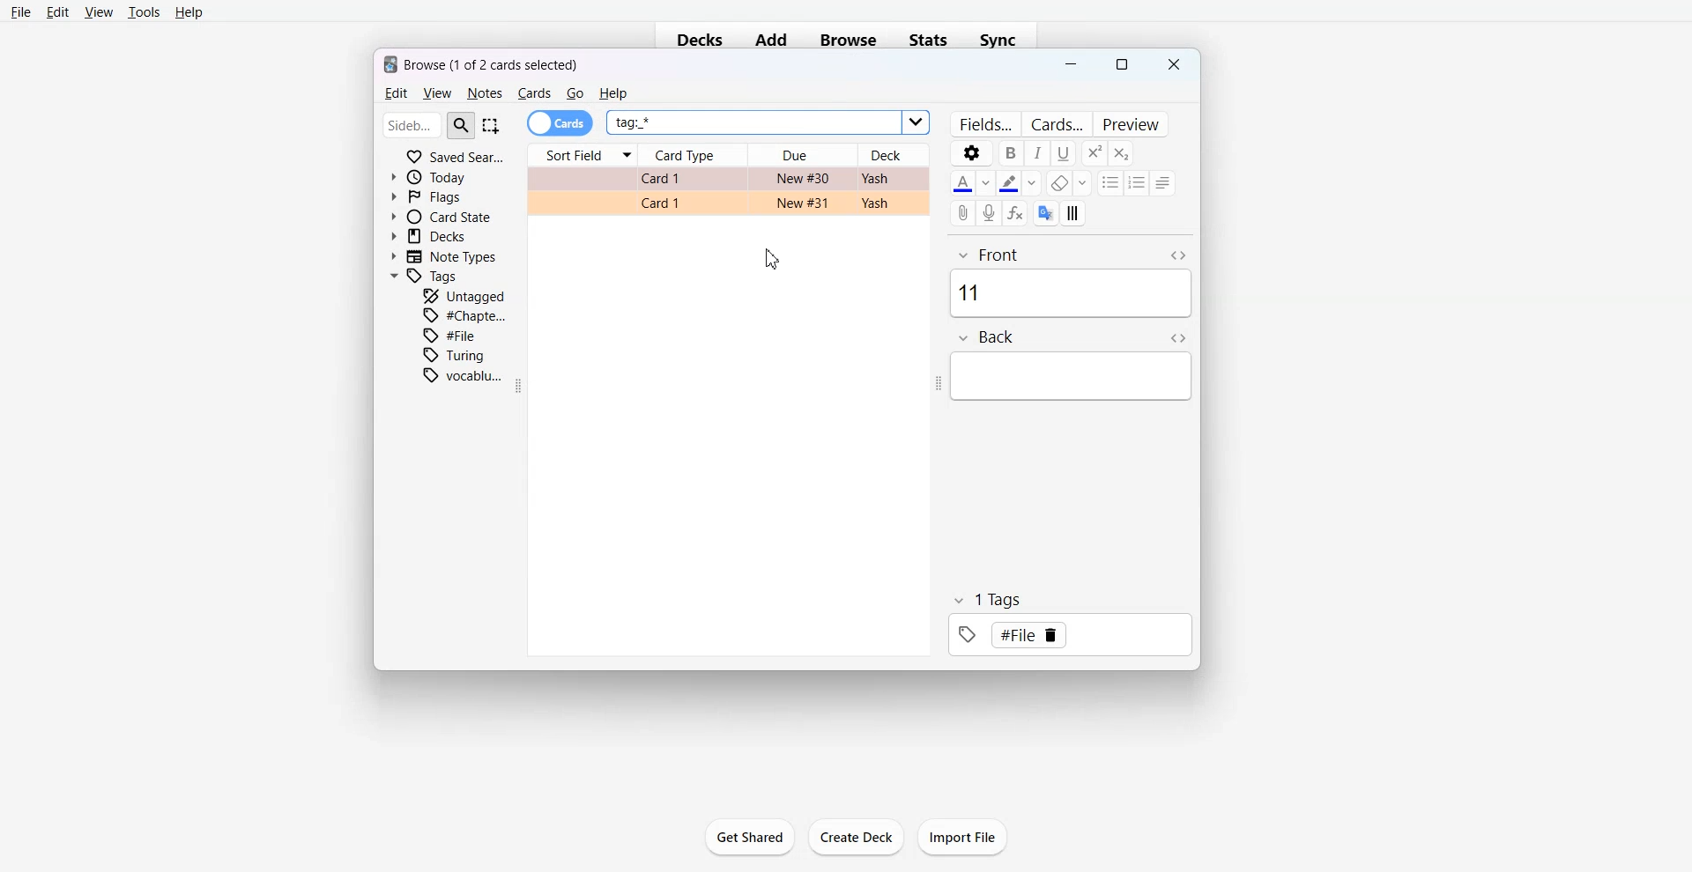  Describe the element at coordinates (436, 93) in the screenshot. I see `View` at that location.